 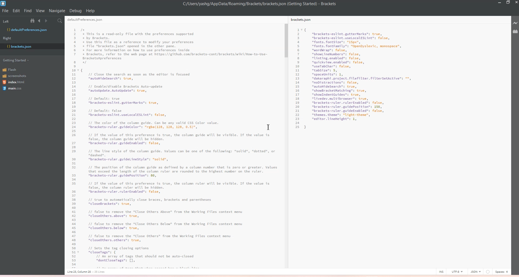 What do you see at coordinates (57, 11) in the screenshot?
I see `Navigate` at bounding box center [57, 11].